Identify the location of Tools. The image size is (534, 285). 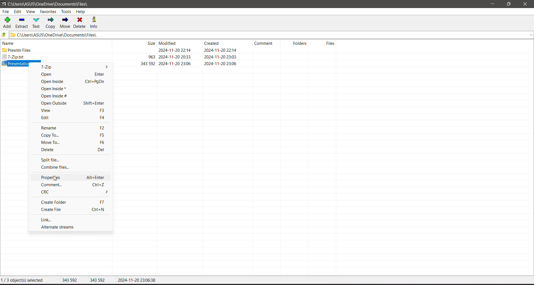
(67, 11).